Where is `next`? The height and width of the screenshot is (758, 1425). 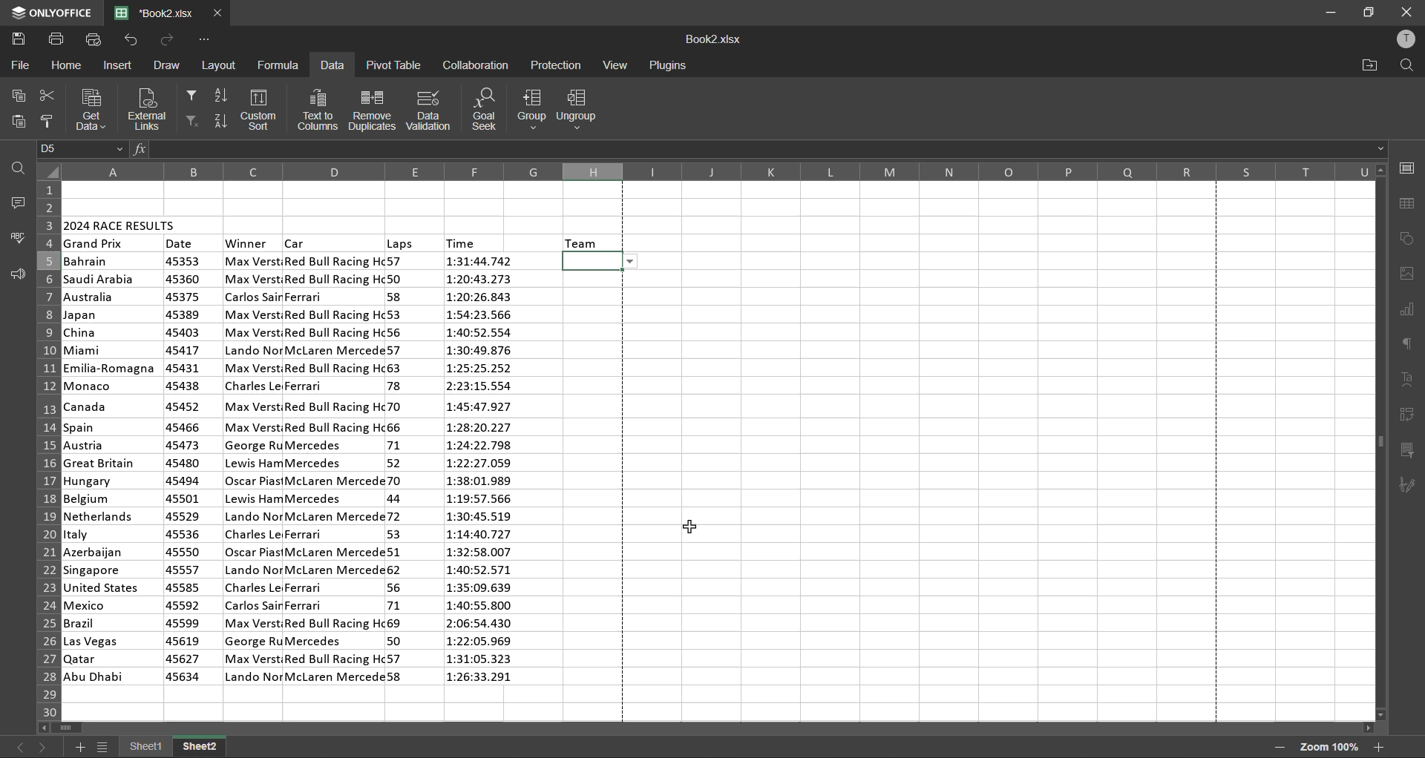
next is located at coordinates (44, 745).